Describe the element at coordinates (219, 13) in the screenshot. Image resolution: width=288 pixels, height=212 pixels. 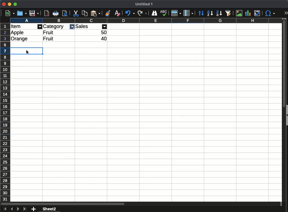
I see `descending` at that location.